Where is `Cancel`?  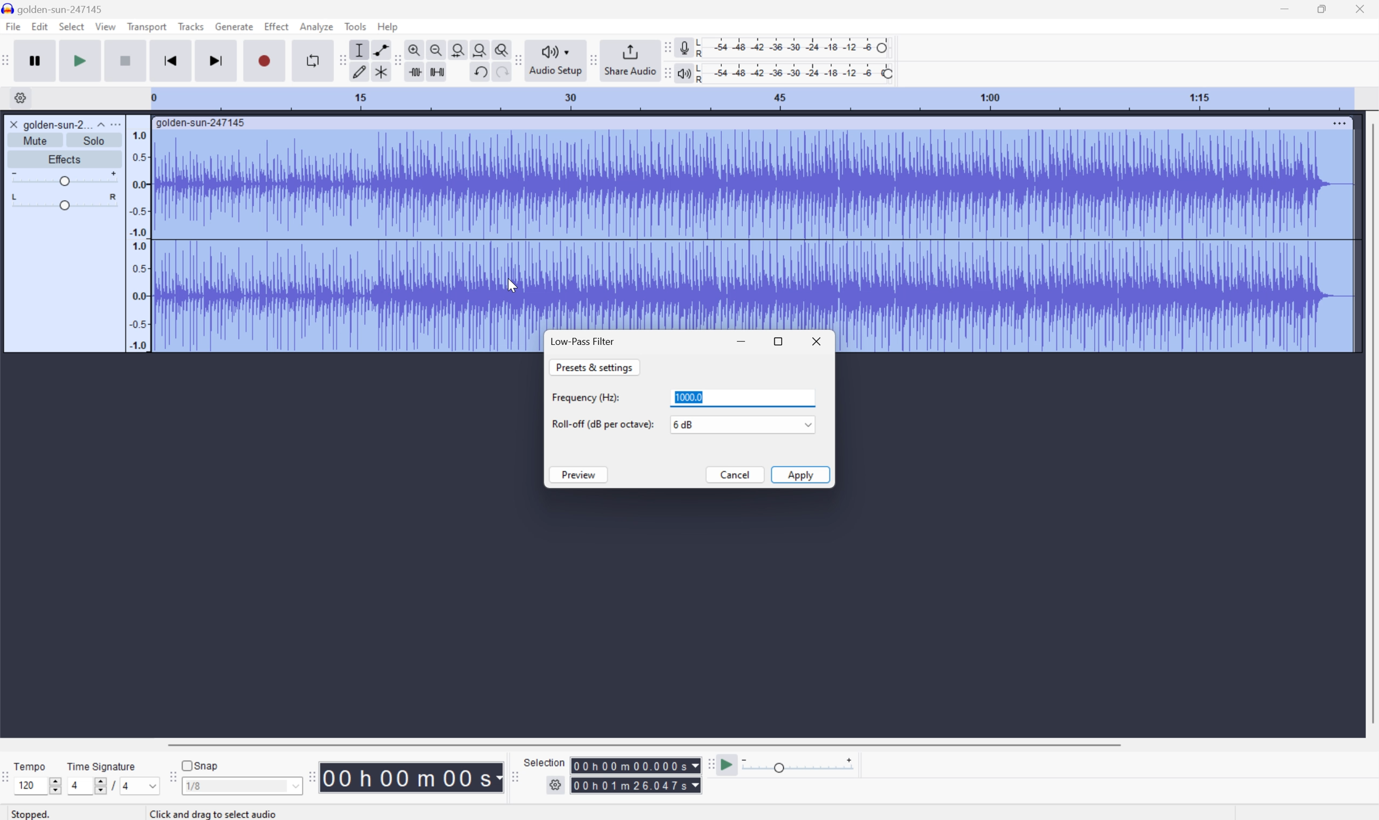
Cancel is located at coordinates (735, 475).